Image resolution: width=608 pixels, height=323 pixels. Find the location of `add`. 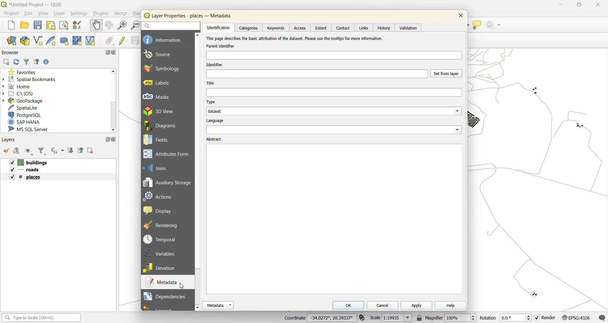

add is located at coordinates (19, 151).